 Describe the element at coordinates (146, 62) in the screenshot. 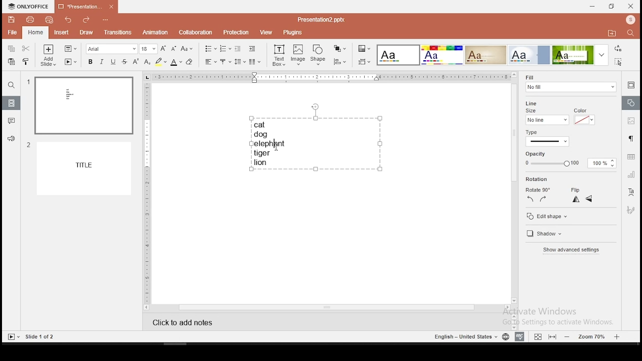

I see `subscript` at that location.